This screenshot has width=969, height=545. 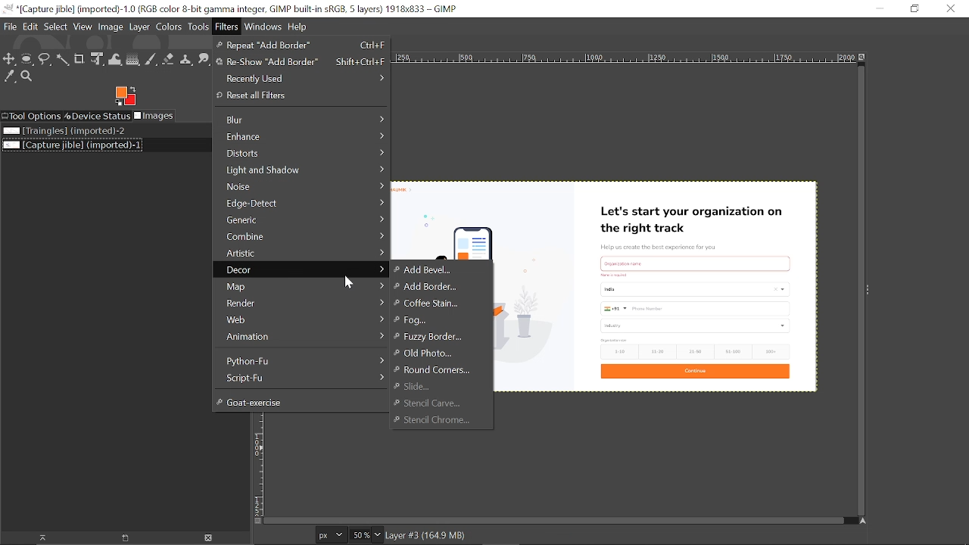 I want to click on Eraser tool, so click(x=170, y=60).